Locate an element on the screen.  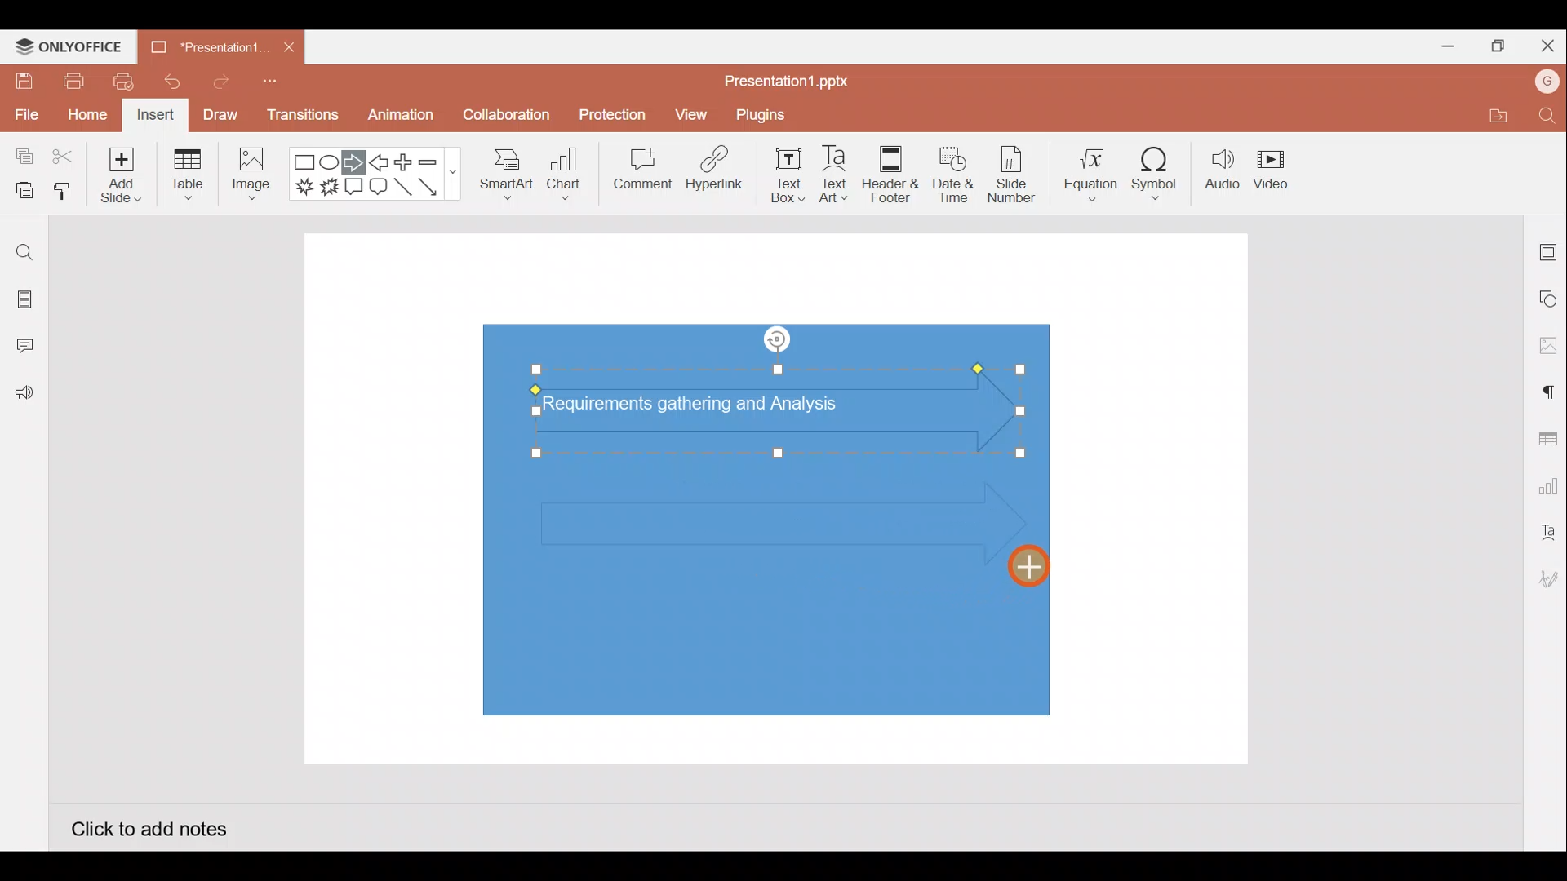
Transitions is located at coordinates (304, 119).